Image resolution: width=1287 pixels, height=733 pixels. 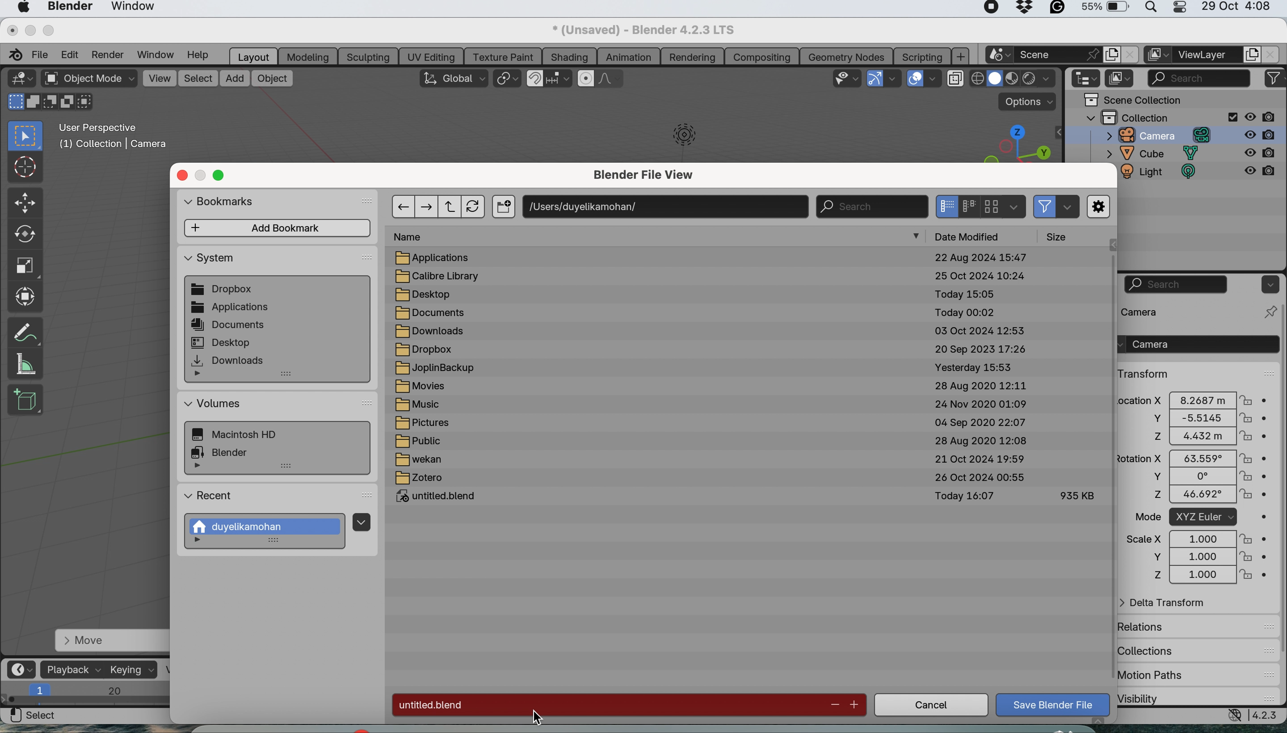 What do you see at coordinates (361, 521) in the screenshot?
I see `menu` at bounding box center [361, 521].